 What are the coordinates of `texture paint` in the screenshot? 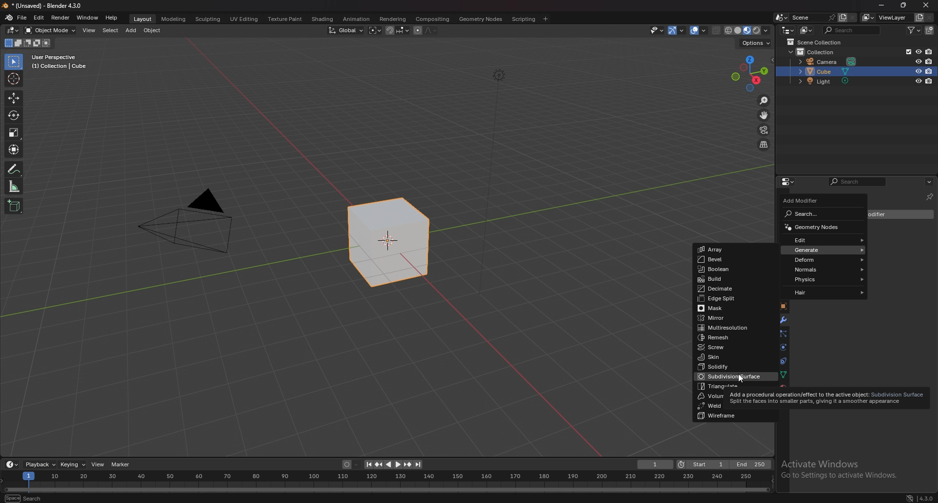 It's located at (285, 19).